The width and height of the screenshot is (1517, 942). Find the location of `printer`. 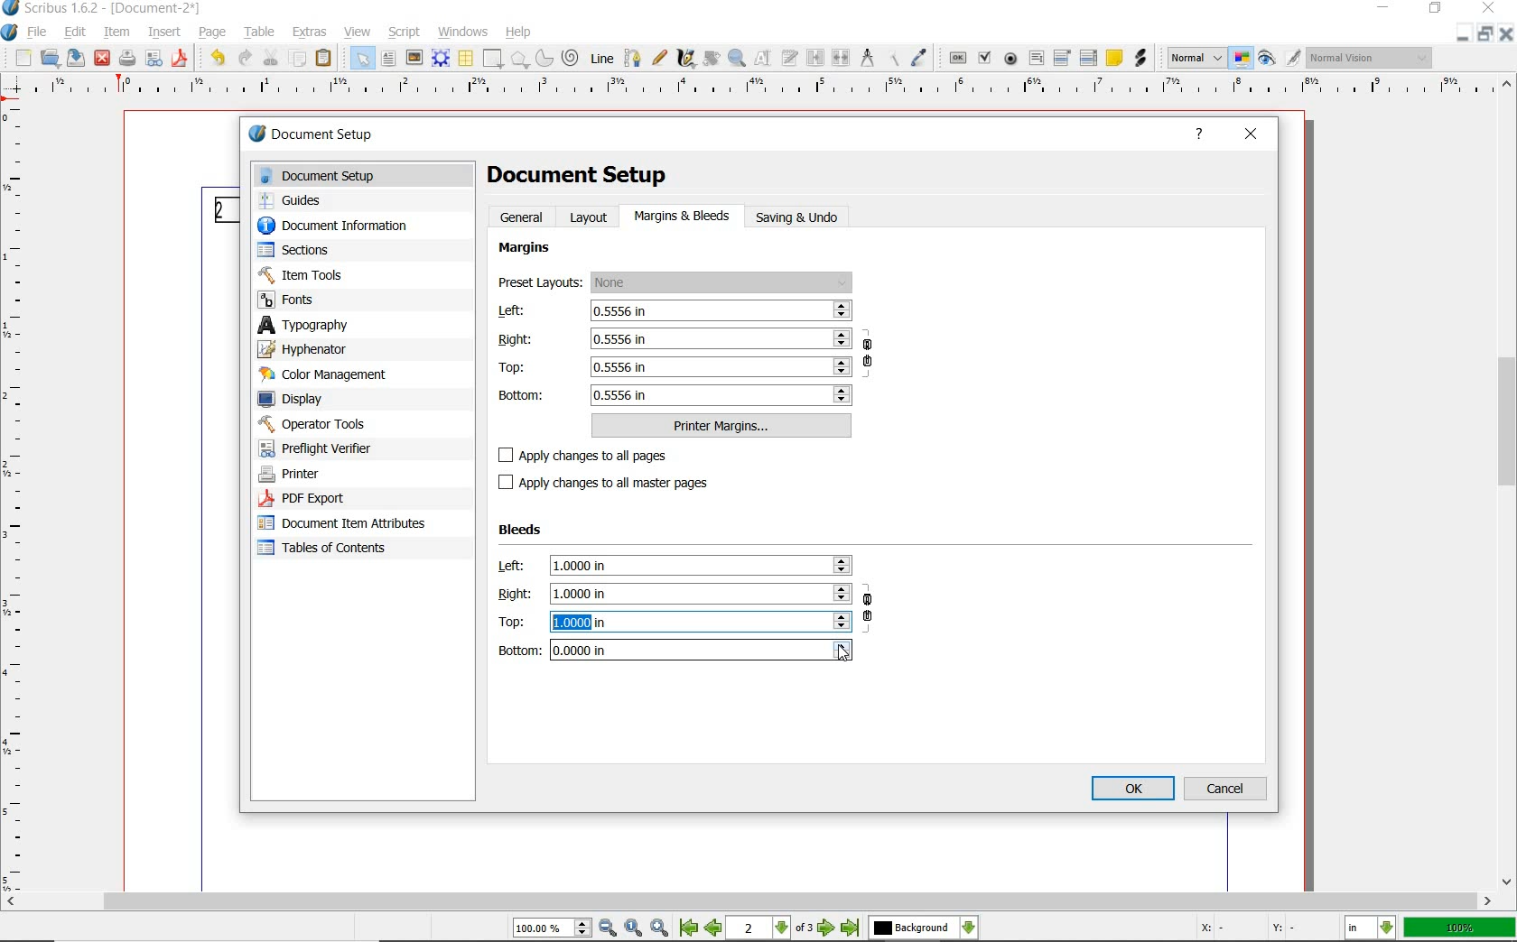

printer is located at coordinates (293, 474).